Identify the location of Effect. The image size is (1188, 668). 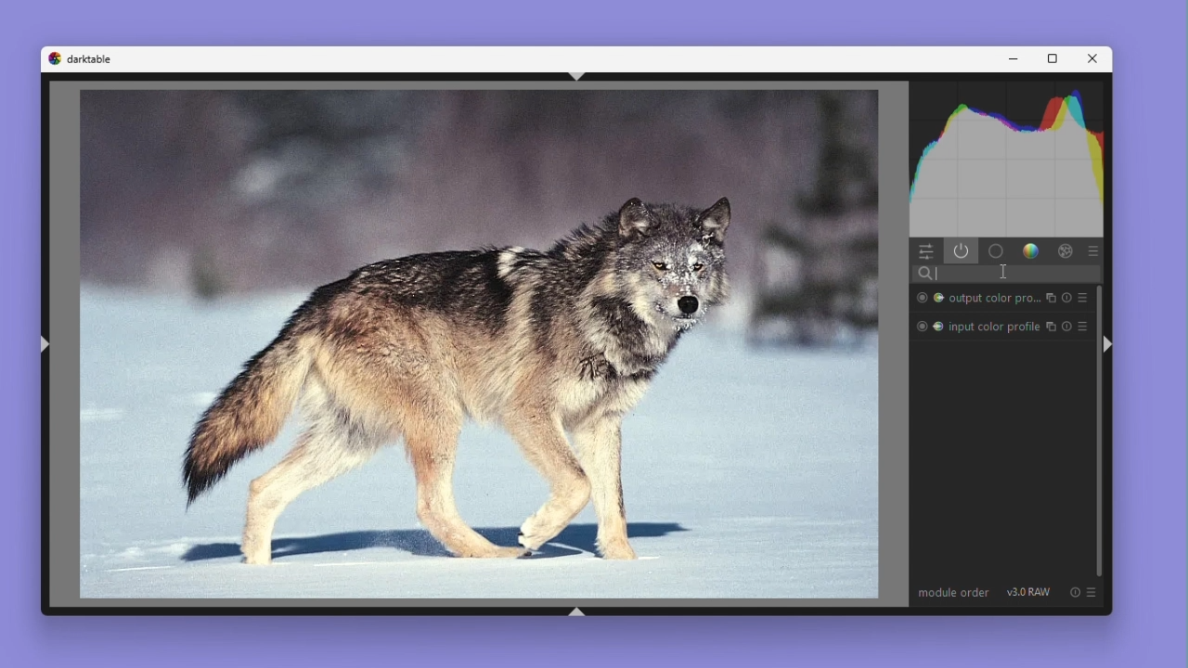
(1065, 250).